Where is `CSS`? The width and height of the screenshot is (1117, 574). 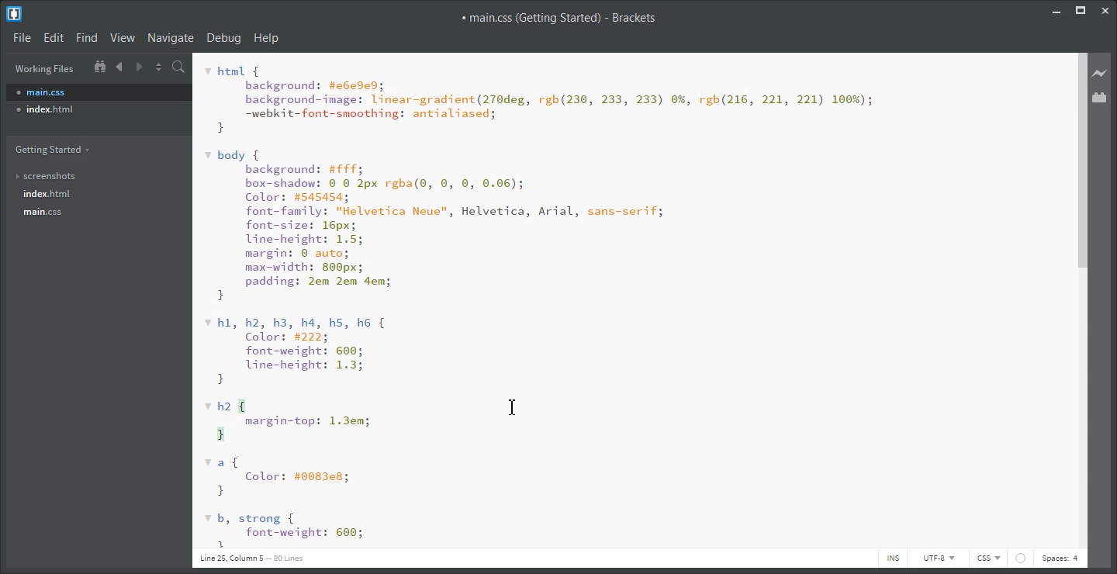 CSS is located at coordinates (988, 558).